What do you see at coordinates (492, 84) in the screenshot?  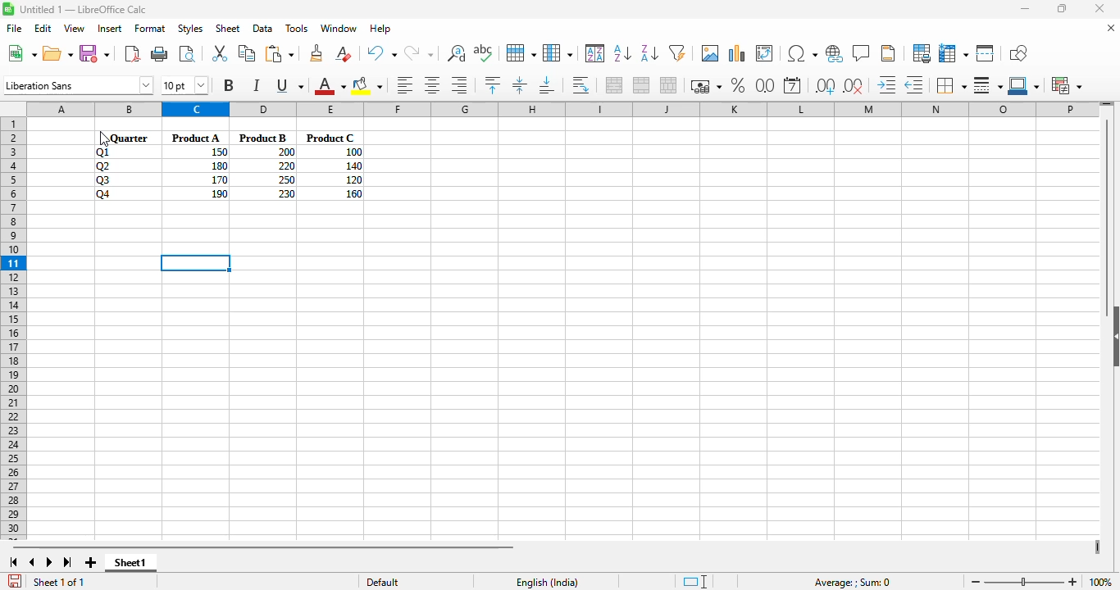 I see `align top` at bounding box center [492, 84].